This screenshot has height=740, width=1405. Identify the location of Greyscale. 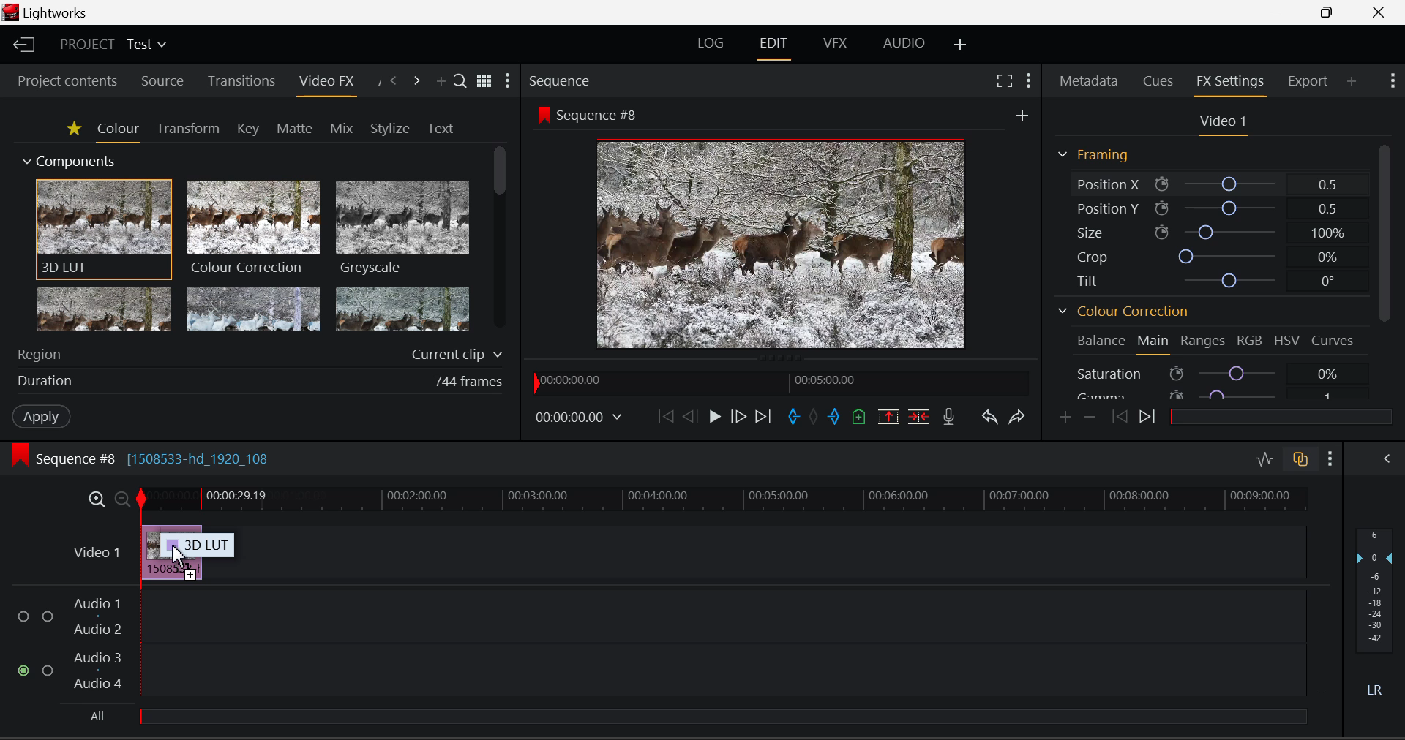
(401, 230).